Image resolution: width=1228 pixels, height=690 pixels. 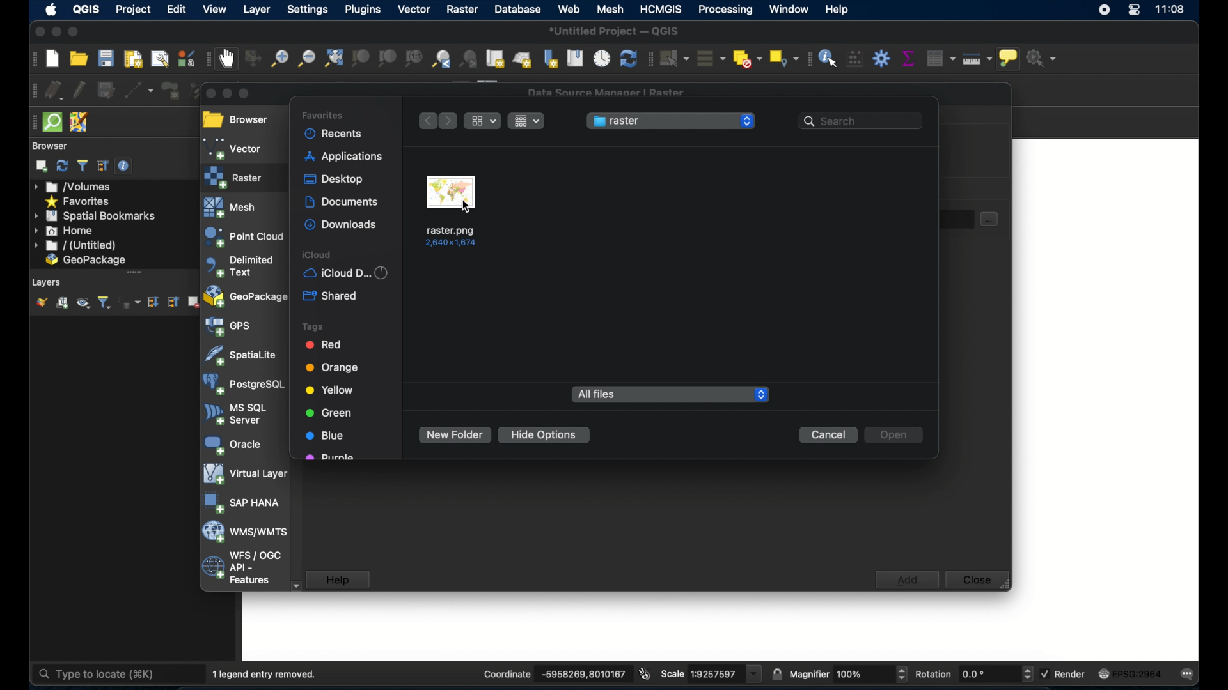 What do you see at coordinates (442, 58) in the screenshot?
I see `zoom last` at bounding box center [442, 58].